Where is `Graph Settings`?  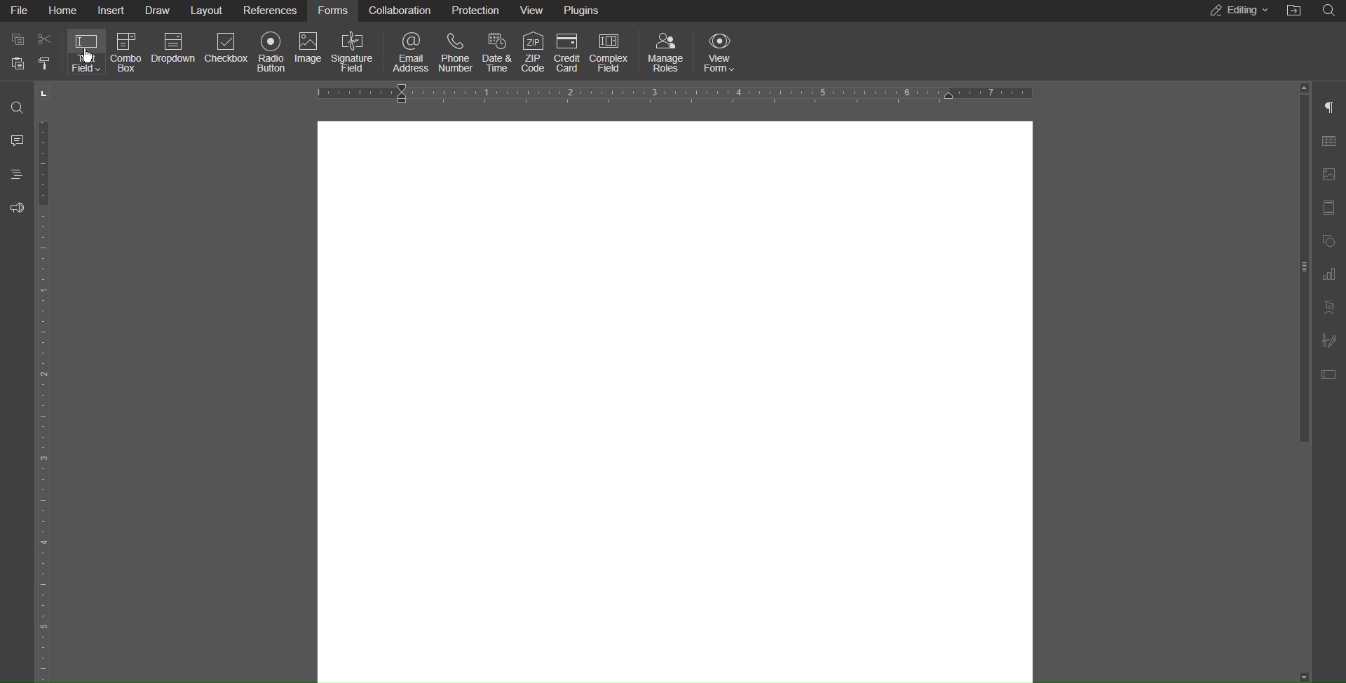
Graph Settings is located at coordinates (1332, 276).